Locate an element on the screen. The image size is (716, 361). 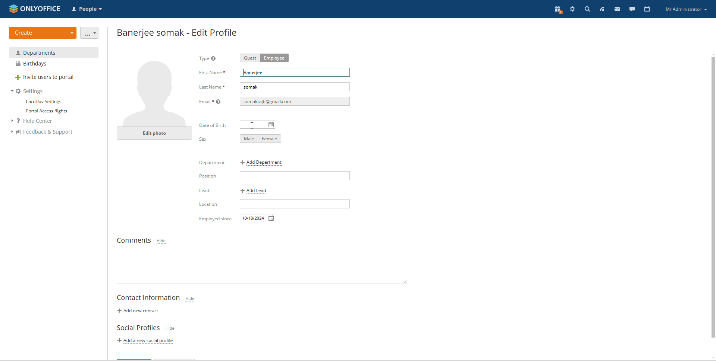
female is located at coordinates (270, 139).